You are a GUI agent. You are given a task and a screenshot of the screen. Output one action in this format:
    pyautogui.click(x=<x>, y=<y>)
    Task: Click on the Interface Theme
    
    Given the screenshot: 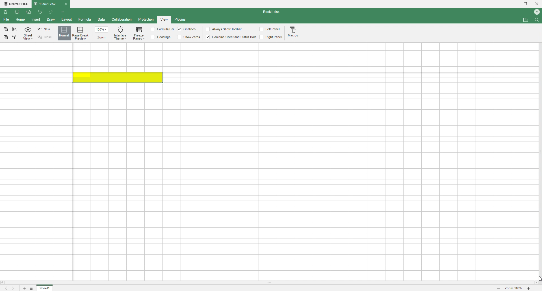 What is the action you would take?
    pyautogui.click(x=120, y=35)
    